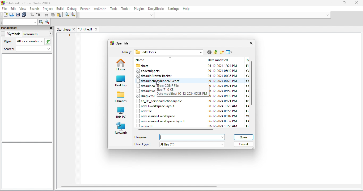 This screenshot has width=363, height=191. What do you see at coordinates (5, 8) in the screenshot?
I see `file` at bounding box center [5, 8].